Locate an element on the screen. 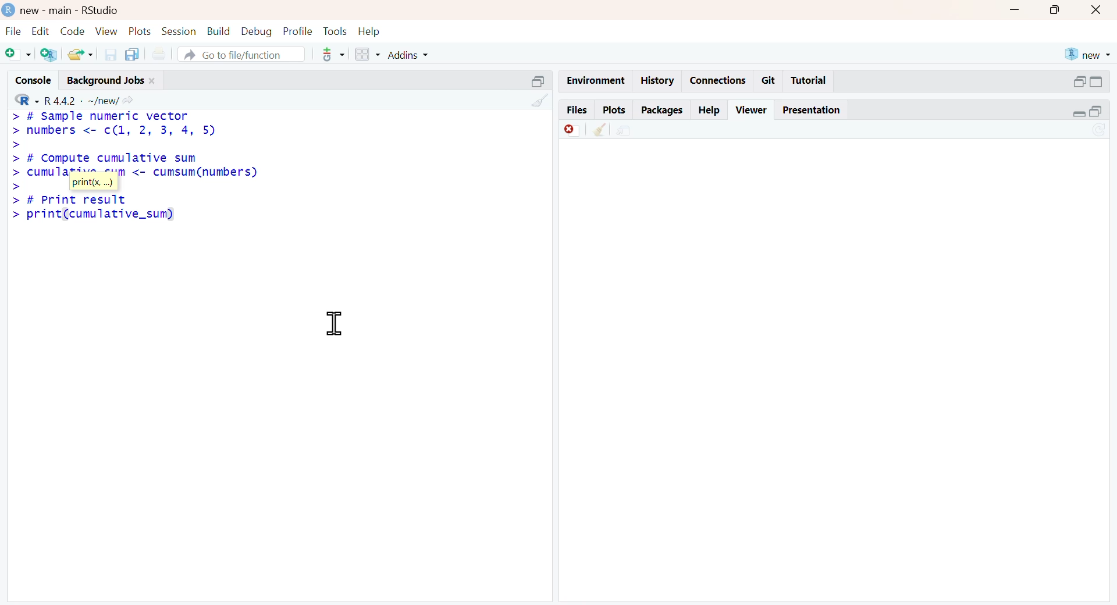 This screenshot has height=605, width=1117. profile is located at coordinates (299, 31).